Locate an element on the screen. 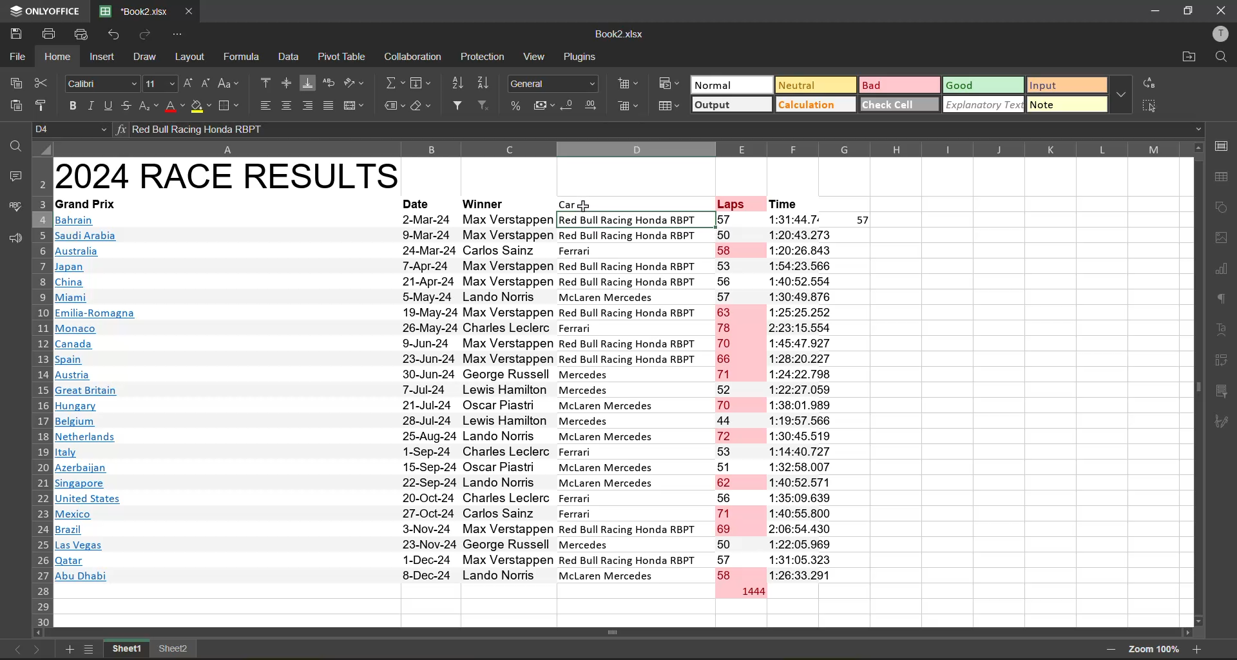 The height and width of the screenshot is (660, 1237). cut is located at coordinates (42, 82).